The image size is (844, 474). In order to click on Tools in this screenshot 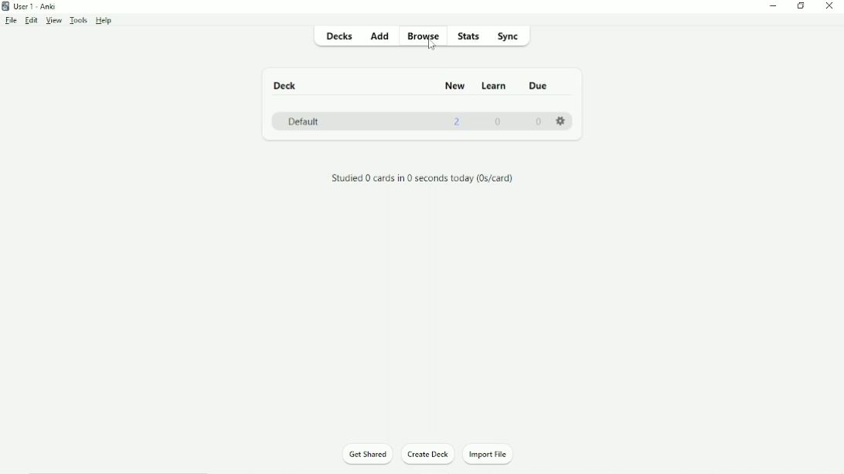, I will do `click(78, 21)`.